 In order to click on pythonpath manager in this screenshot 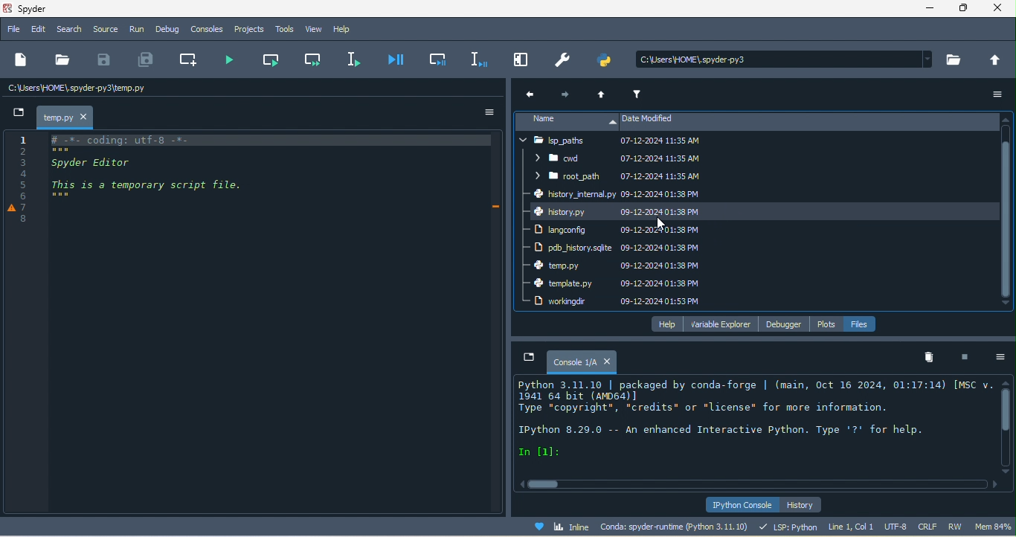, I will do `click(608, 60)`.